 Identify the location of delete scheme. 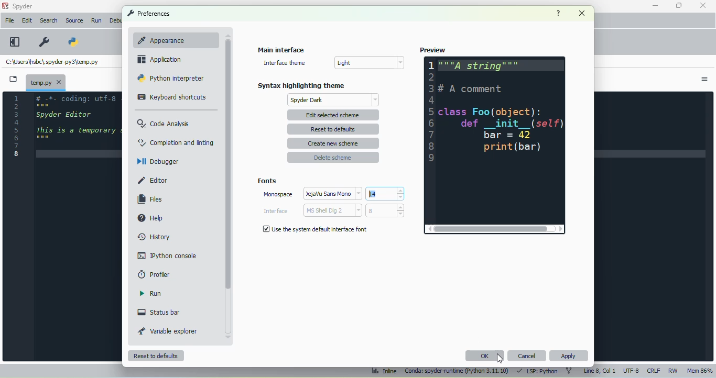
(333, 157).